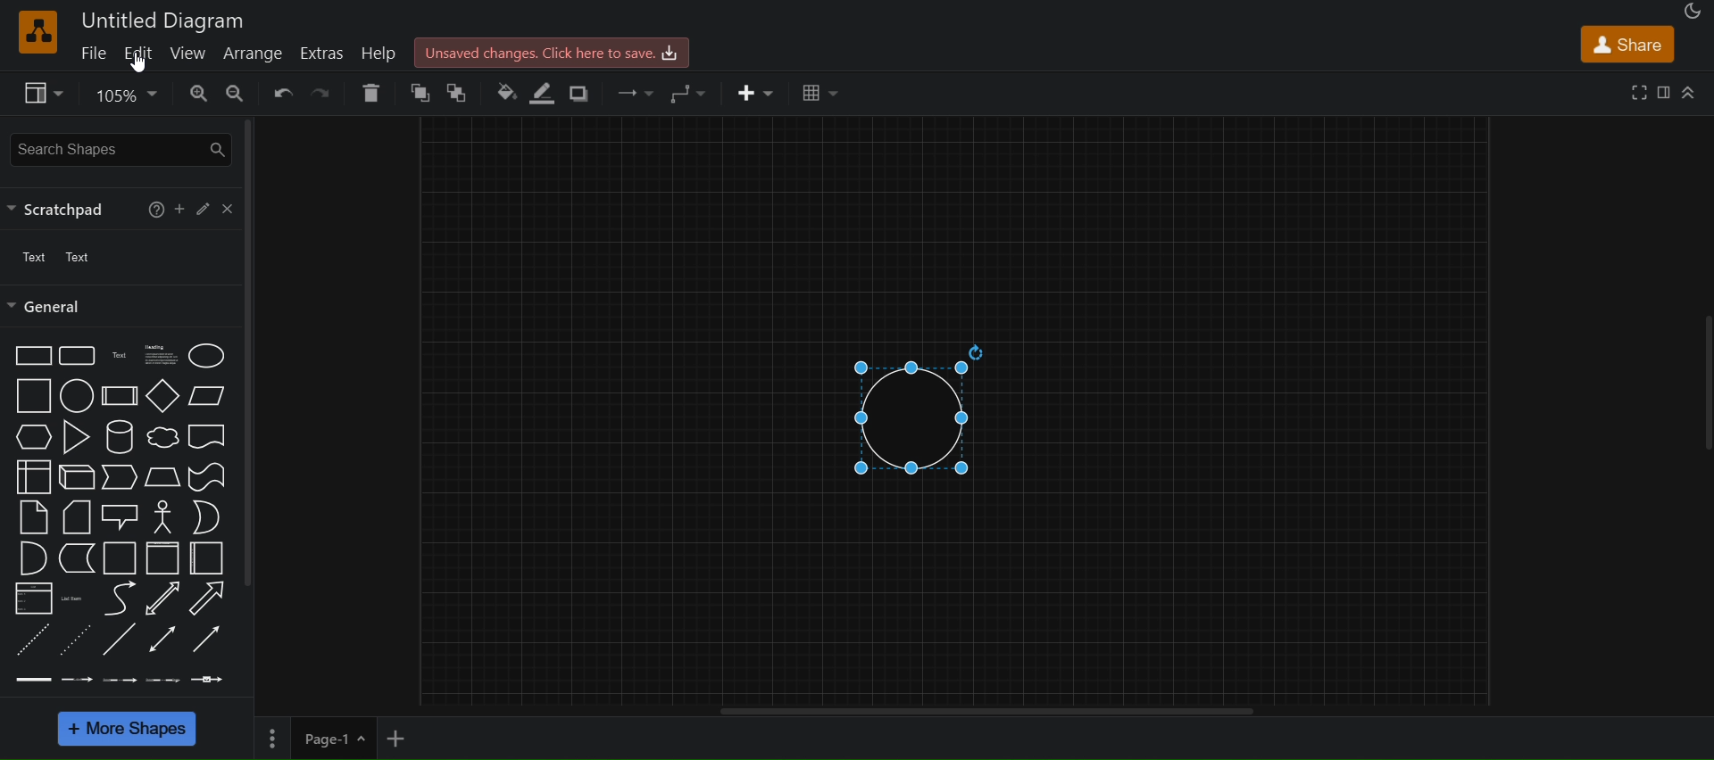 The height and width of the screenshot is (760, 1714). Describe the element at coordinates (31, 397) in the screenshot. I see `square` at that location.